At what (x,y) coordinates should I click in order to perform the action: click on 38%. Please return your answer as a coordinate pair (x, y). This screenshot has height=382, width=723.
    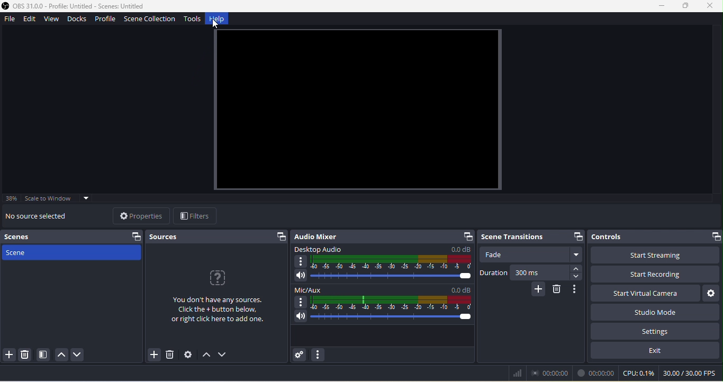
    Looking at the image, I should click on (12, 198).